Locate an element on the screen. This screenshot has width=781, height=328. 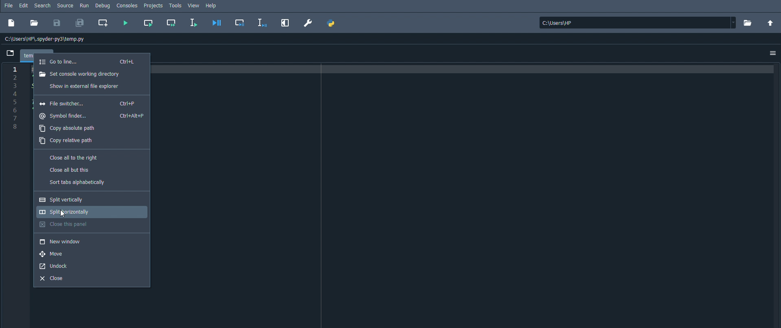
Debug selection or current line is located at coordinates (263, 22).